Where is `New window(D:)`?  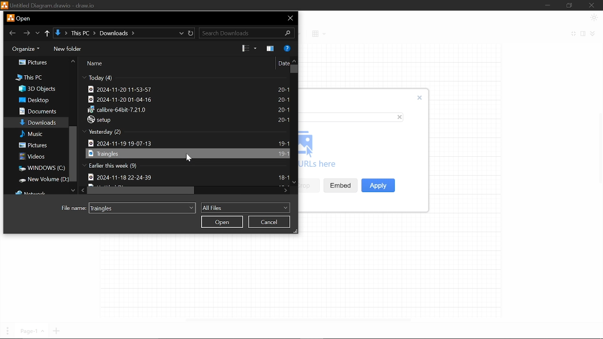 New window(D:) is located at coordinates (41, 179).